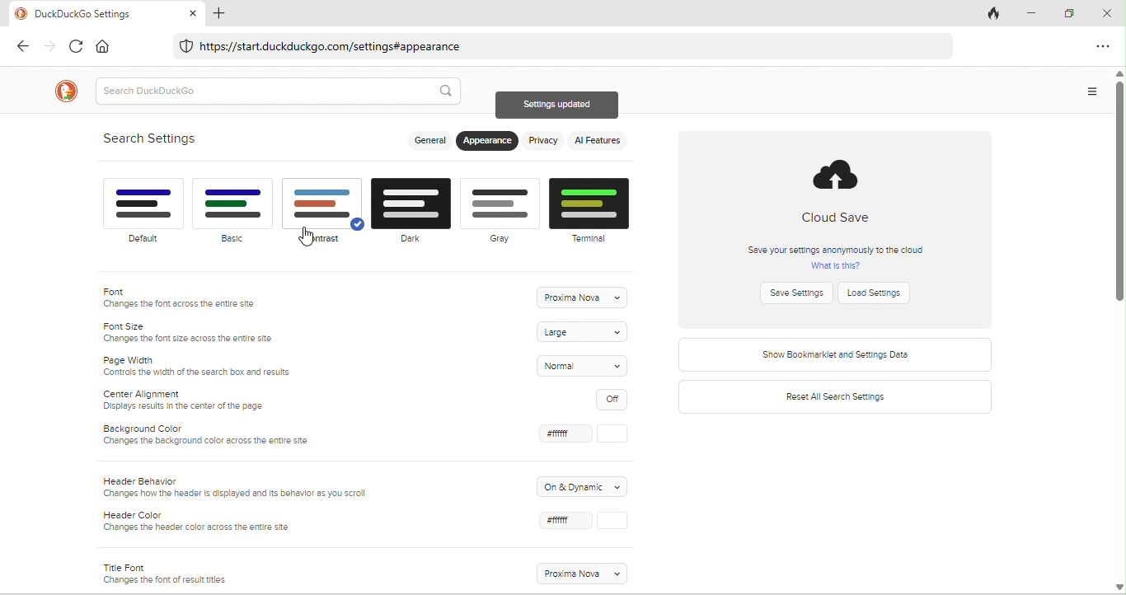 The image size is (1126, 595). I want to click on forward, so click(49, 46).